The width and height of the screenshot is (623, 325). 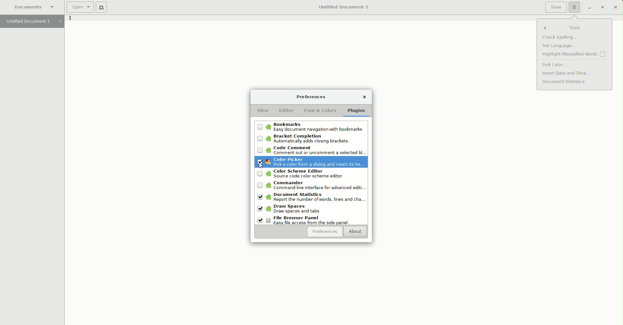 What do you see at coordinates (311, 198) in the screenshot?
I see `Document statistics: Report the number of words, lines, and cha....` at bounding box center [311, 198].